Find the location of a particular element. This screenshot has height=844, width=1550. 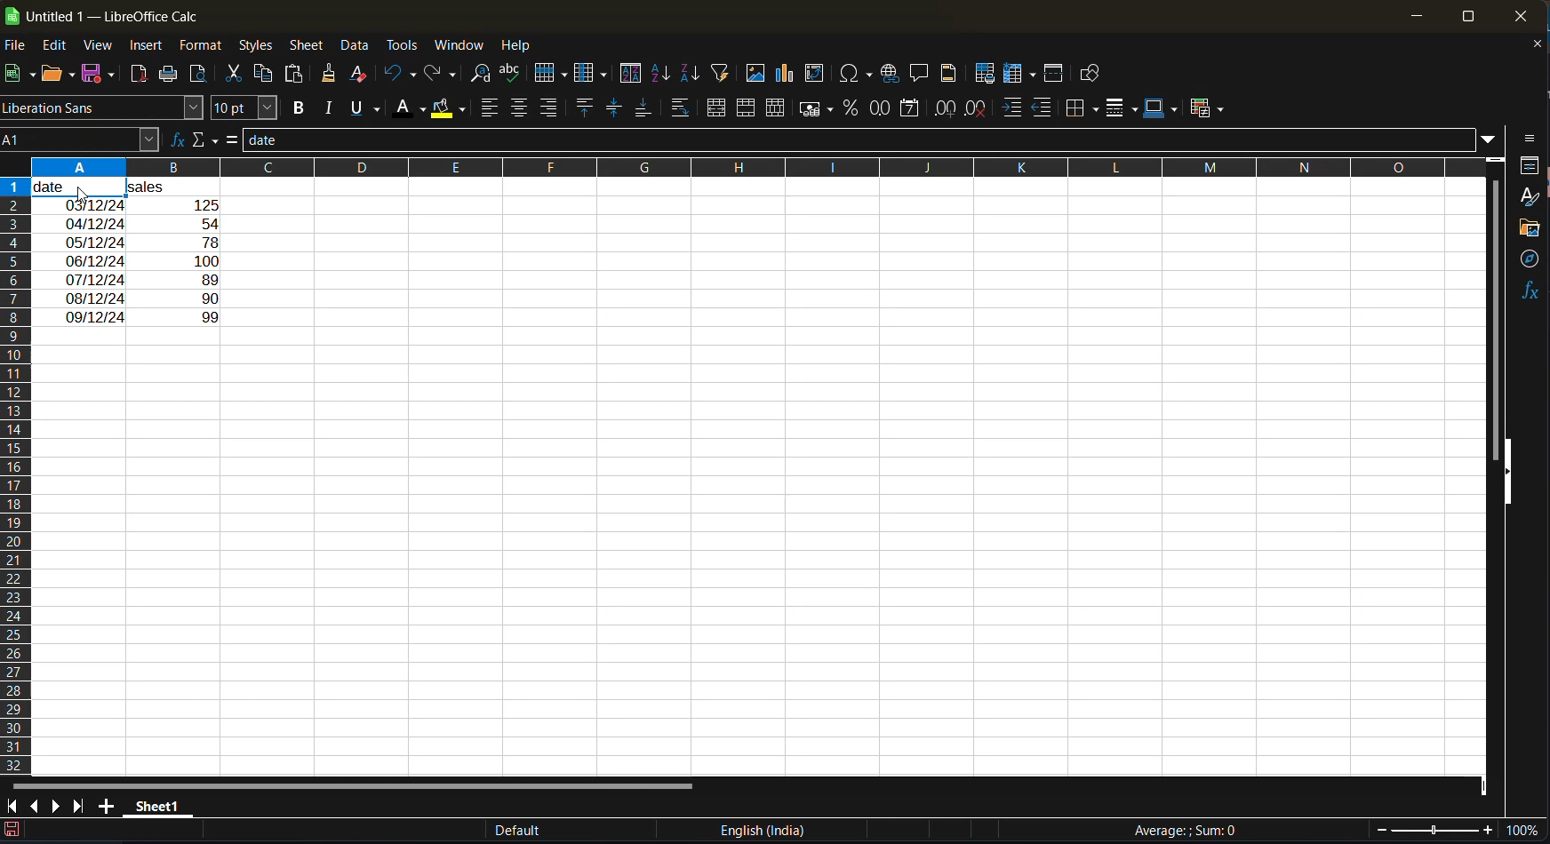

selected cell is located at coordinates (79, 189).